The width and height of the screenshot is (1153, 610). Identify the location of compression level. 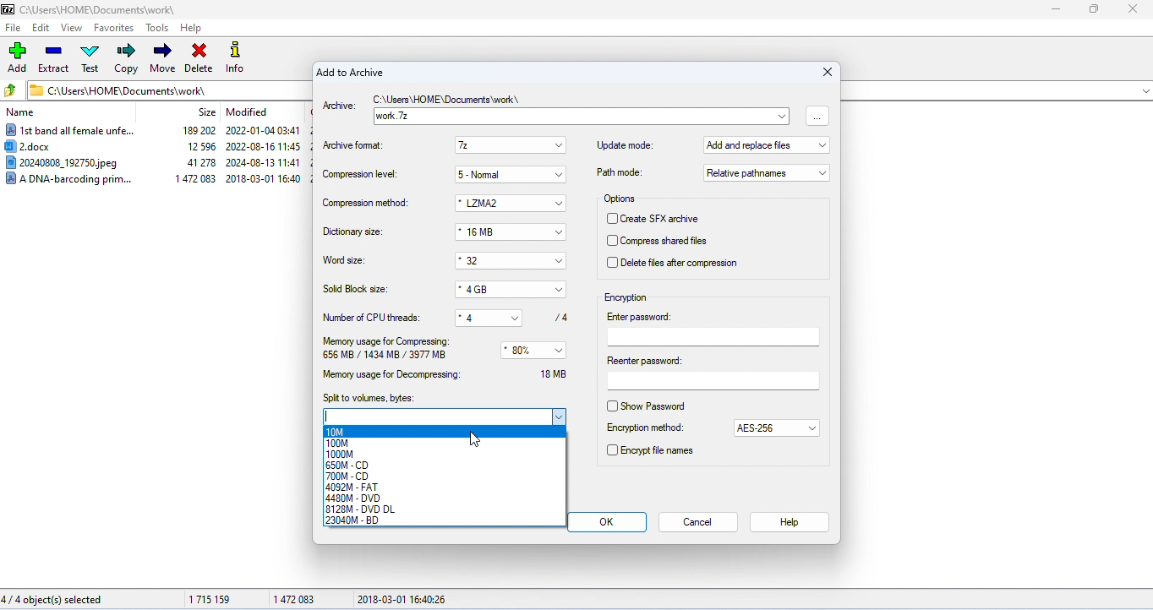
(361, 175).